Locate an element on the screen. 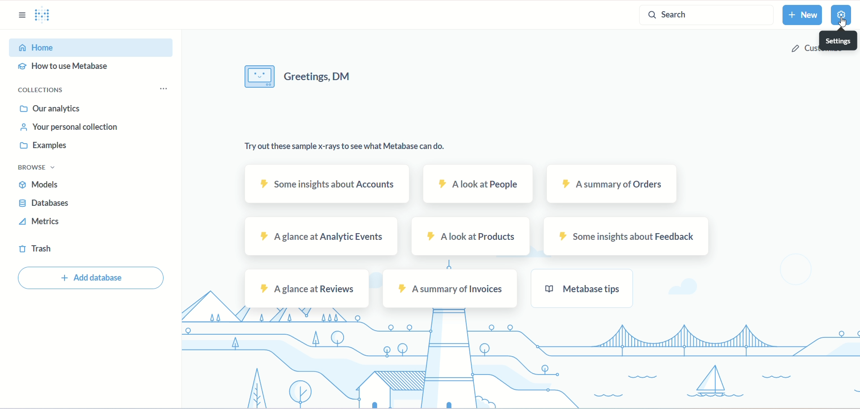 The height and width of the screenshot is (409, 860). text is located at coordinates (301, 78).